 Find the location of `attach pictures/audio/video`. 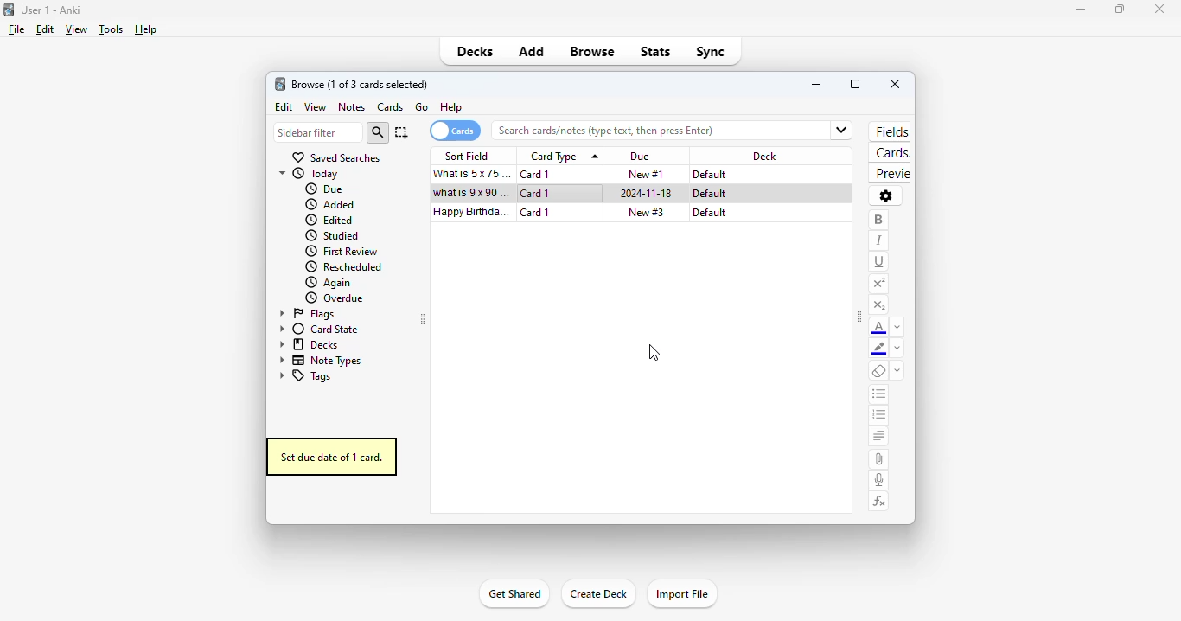

attach pictures/audio/video is located at coordinates (879, 459).